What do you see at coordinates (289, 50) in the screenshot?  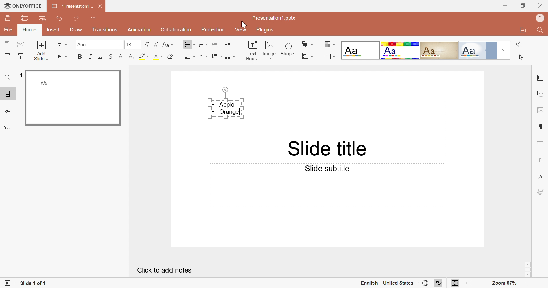 I see `shape` at bounding box center [289, 50].